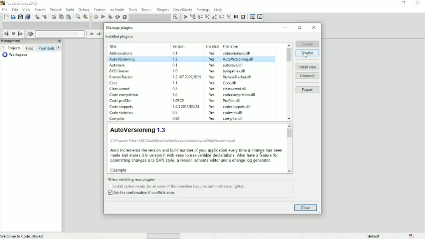 The width and height of the screenshot is (425, 239). Describe the element at coordinates (120, 53) in the screenshot. I see `Abbreviations` at that location.